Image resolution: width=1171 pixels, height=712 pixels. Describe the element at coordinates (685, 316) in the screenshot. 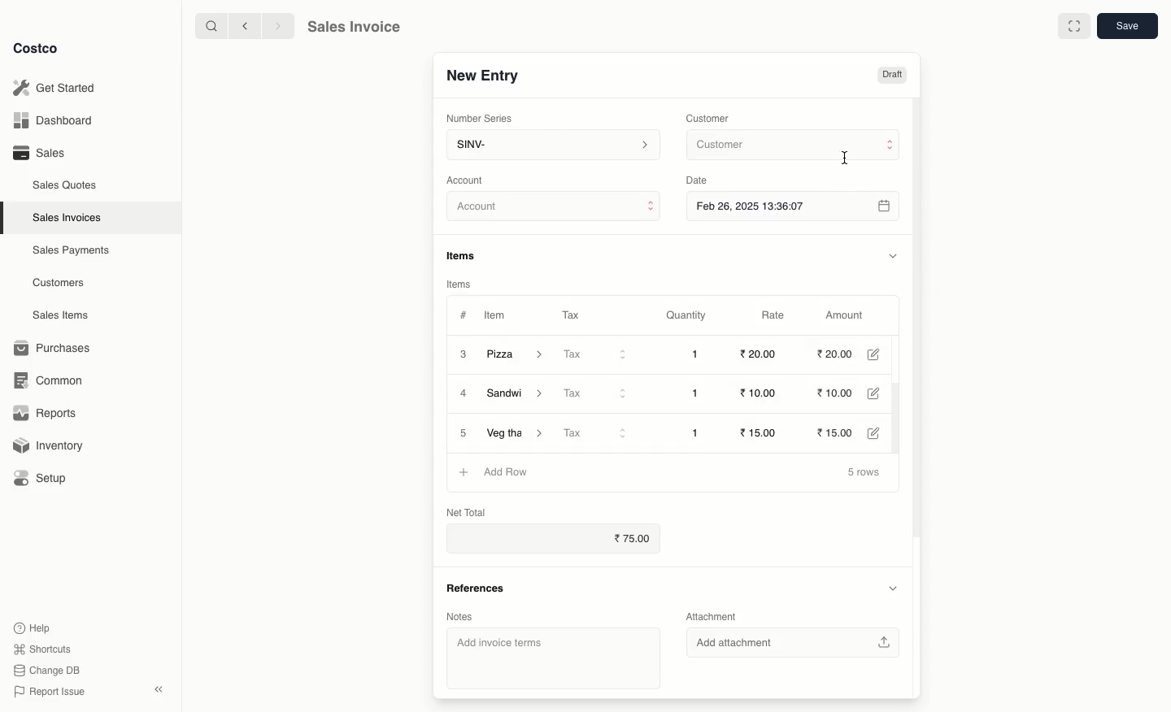

I see `Quantity` at that location.